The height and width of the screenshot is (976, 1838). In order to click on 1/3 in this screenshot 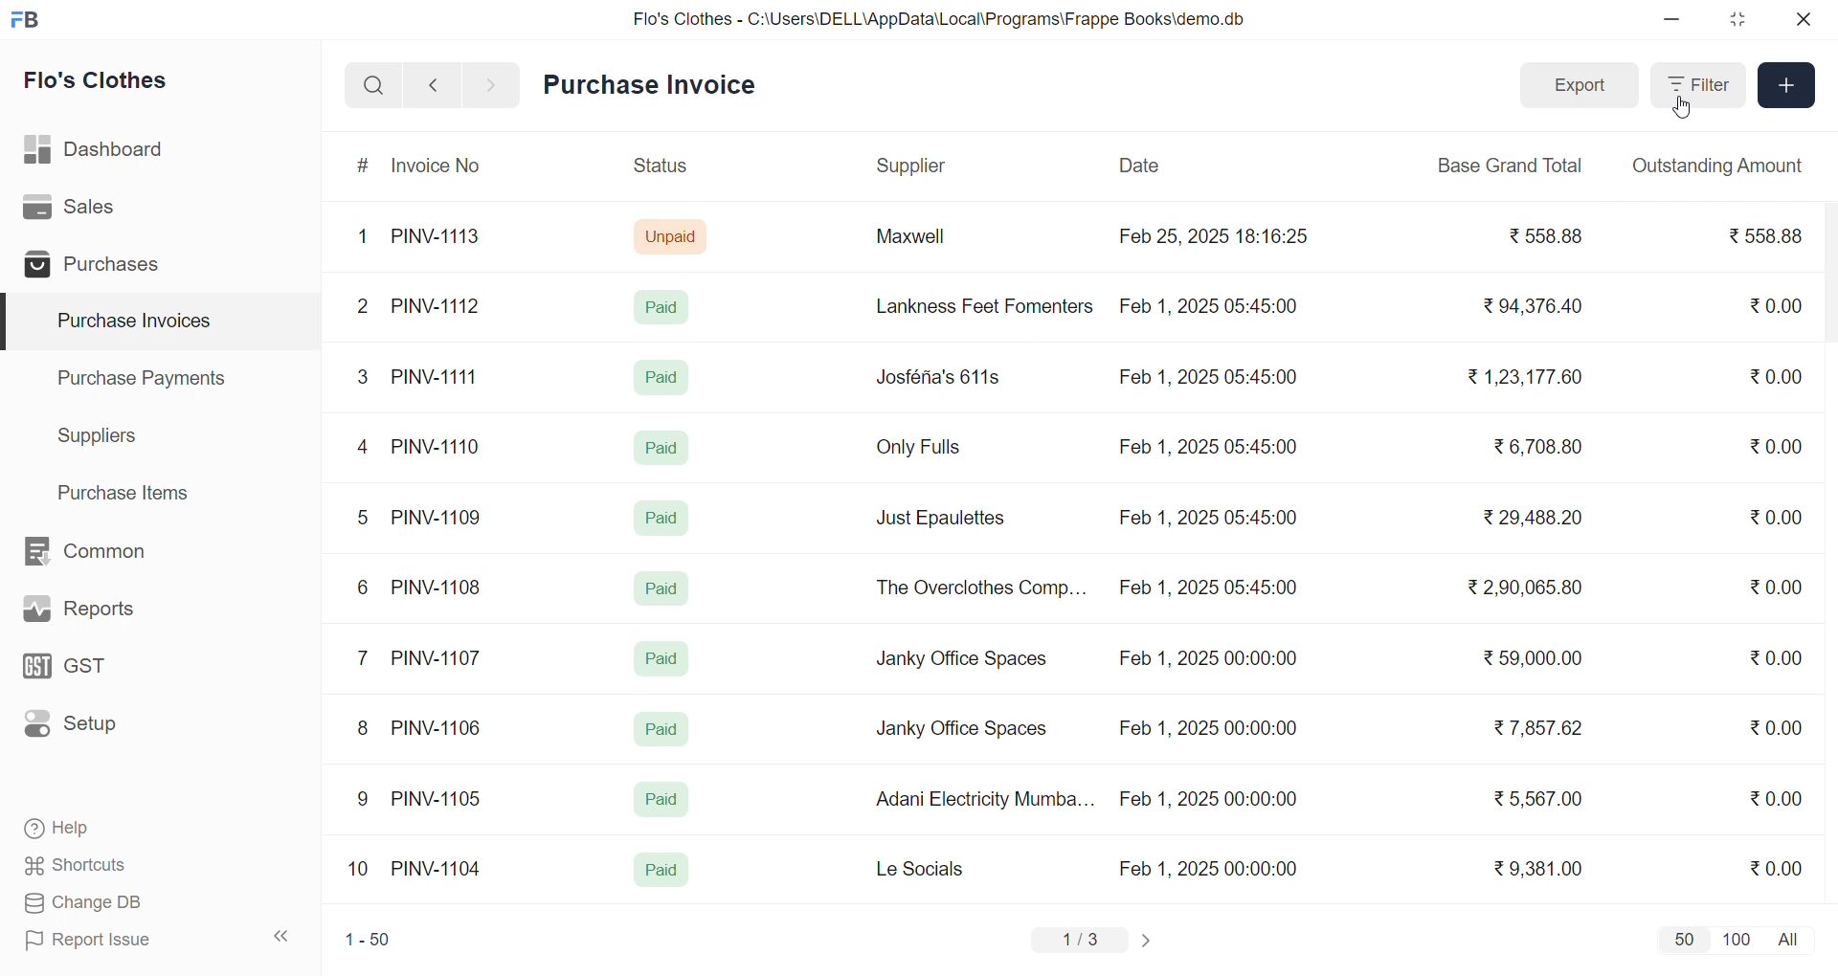, I will do `click(1081, 942)`.